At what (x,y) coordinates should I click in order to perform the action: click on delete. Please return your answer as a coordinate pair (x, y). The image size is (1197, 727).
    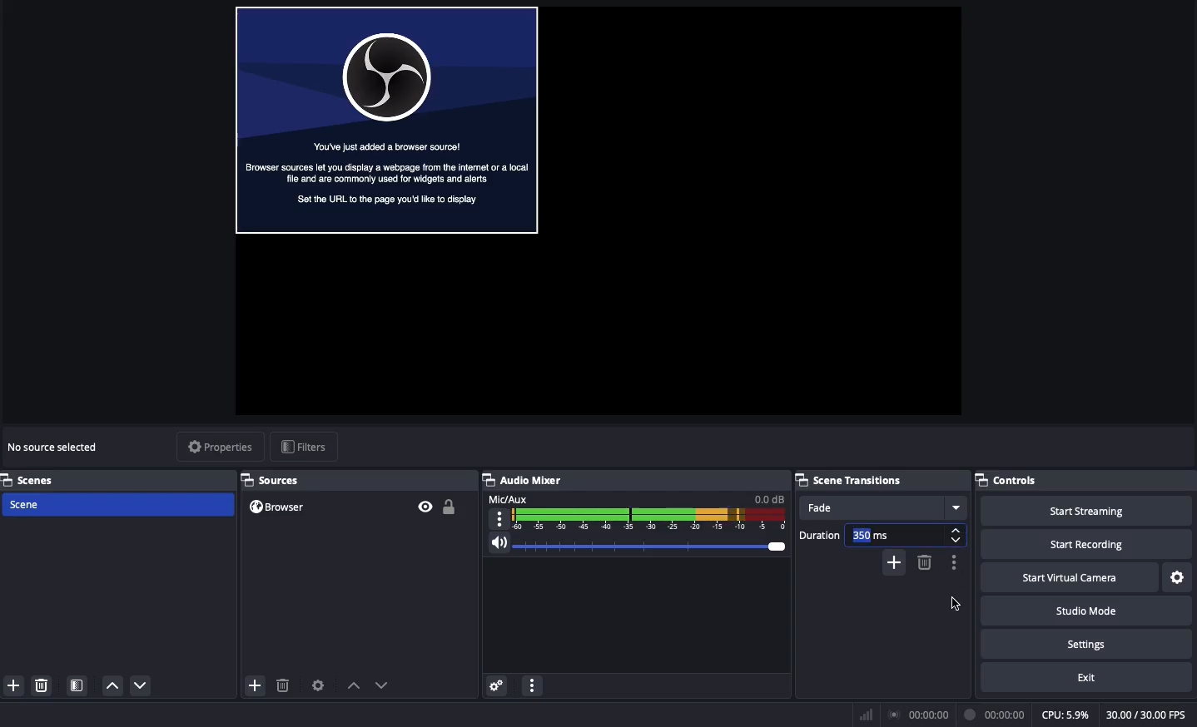
    Looking at the image, I should click on (927, 564).